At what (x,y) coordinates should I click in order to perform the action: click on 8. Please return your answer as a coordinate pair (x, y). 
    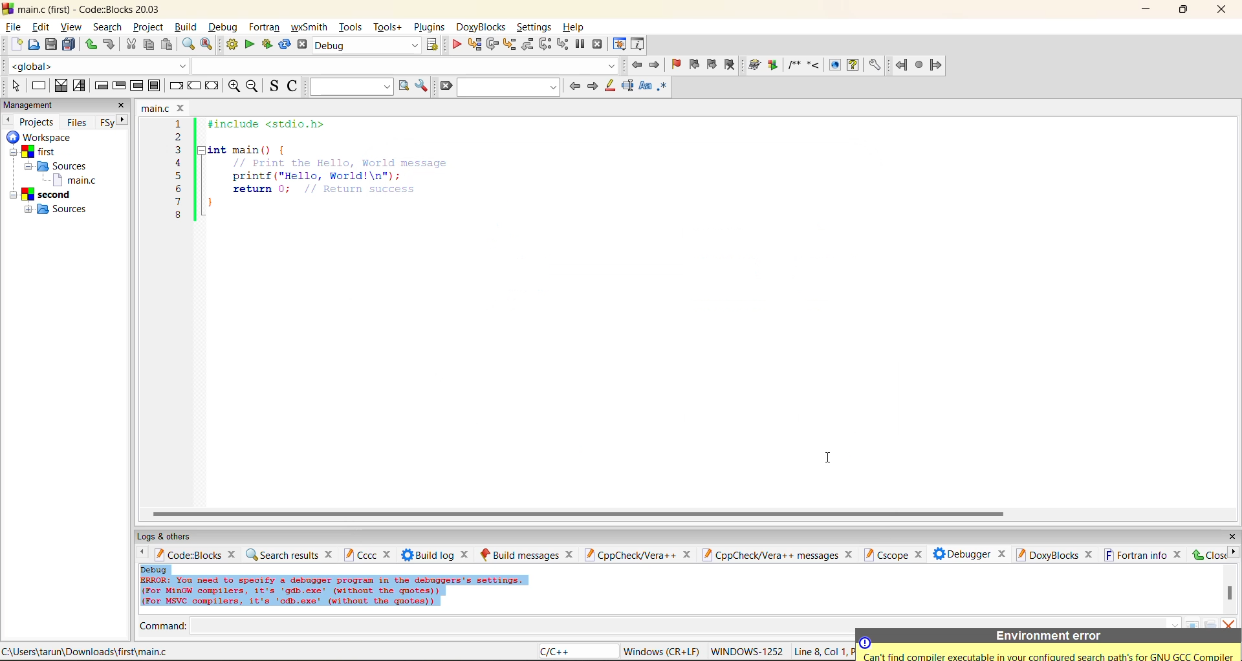
    Looking at the image, I should click on (178, 215).